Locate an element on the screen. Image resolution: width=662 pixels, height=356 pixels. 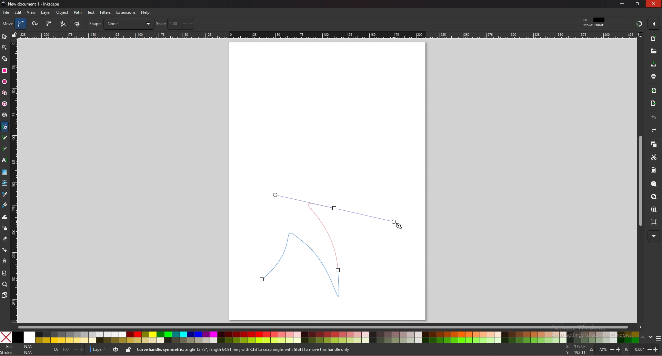
zoom is located at coordinates (5, 284).